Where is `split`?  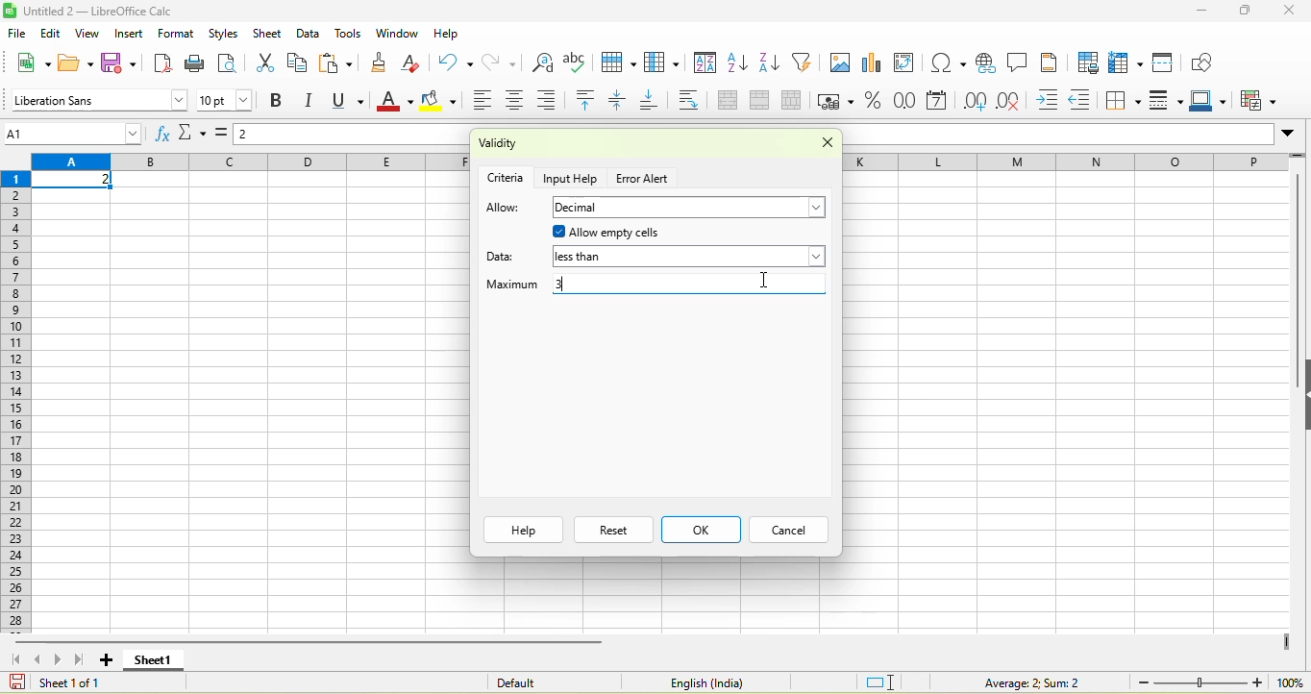 split is located at coordinates (796, 101).